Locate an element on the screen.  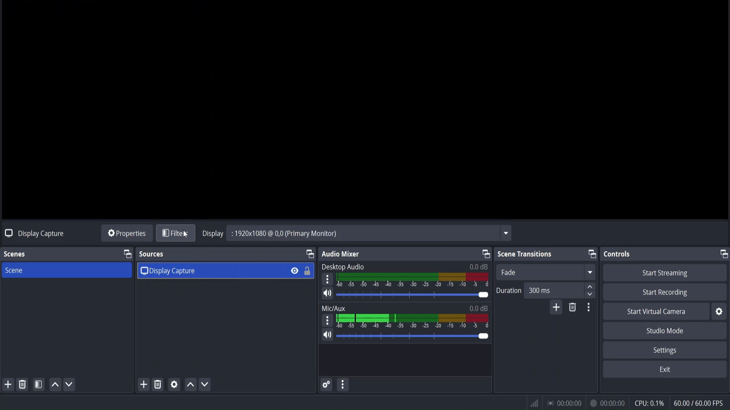
cursor is located at coordinates (186, 234).